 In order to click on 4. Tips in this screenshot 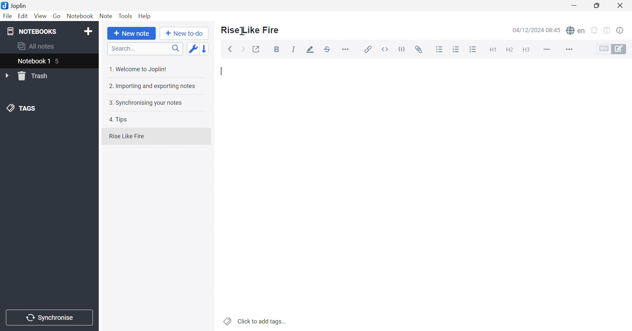, I will do `click(118, 120)`.